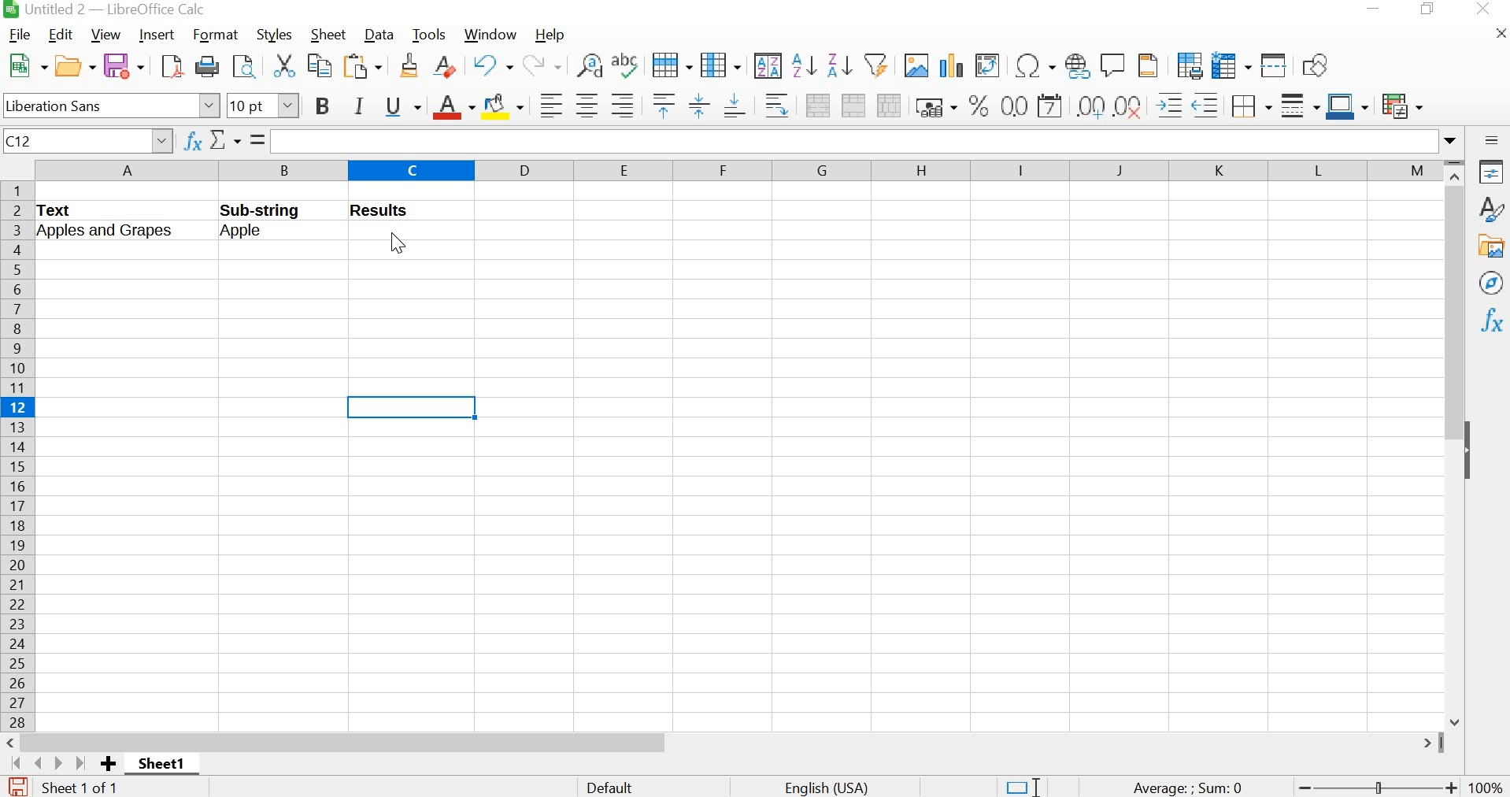  What do you see at coordinates (326, 35) in the screenshot?
I see `sheet` at bounding box center [326, 35].